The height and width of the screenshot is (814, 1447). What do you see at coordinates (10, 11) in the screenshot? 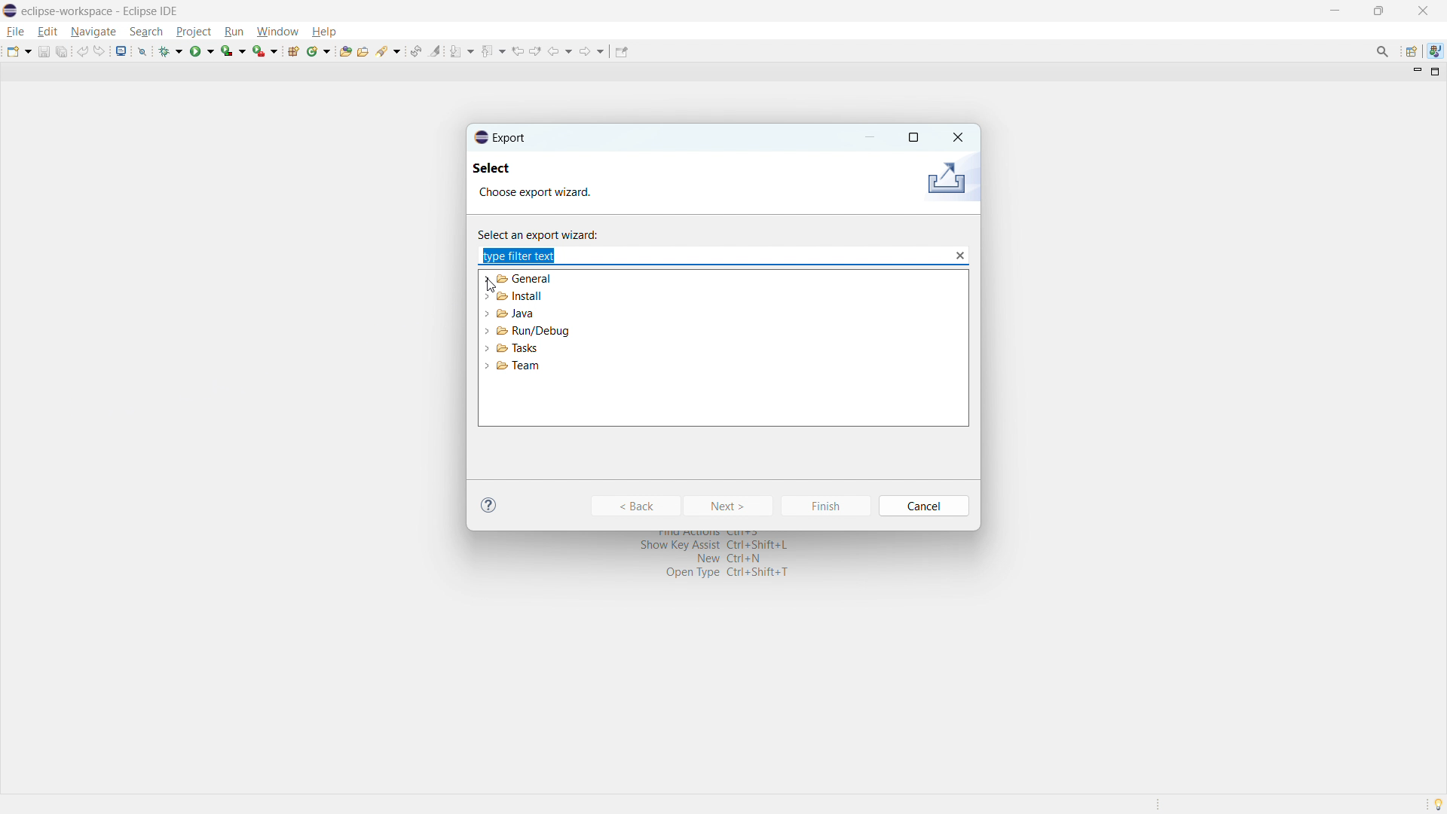
I see `logo` at bounding box center [10, 11].